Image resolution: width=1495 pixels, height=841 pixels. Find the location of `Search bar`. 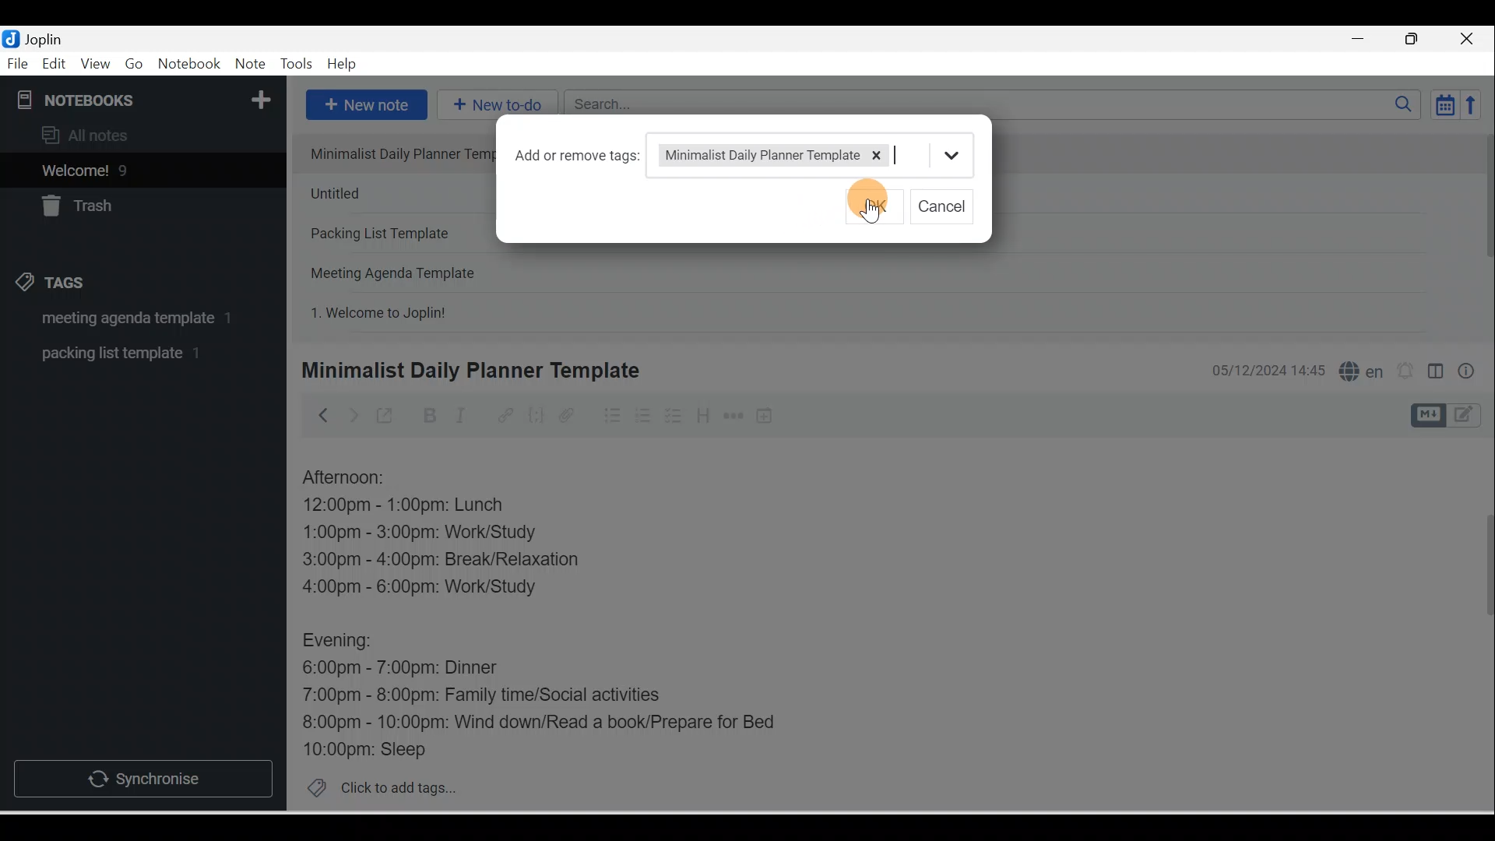

Search bar is located at coordinates (997, 104).